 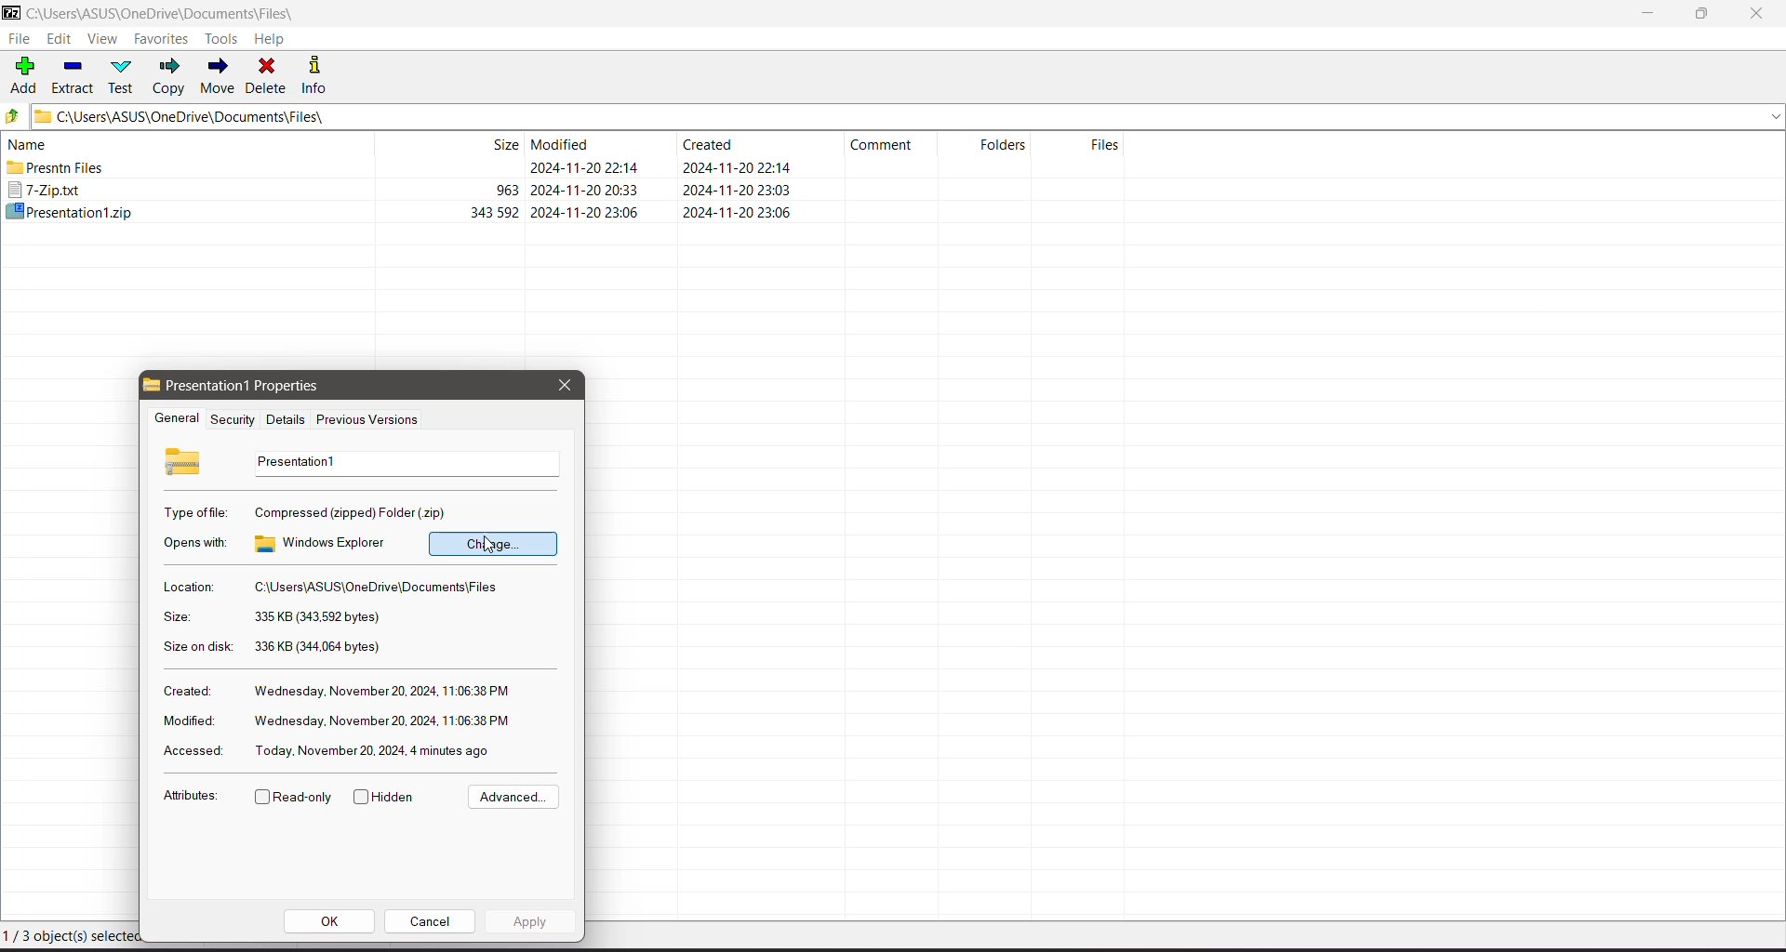 I want to click on Click to change the app to pen the selected file, so click(x=493, y=543).